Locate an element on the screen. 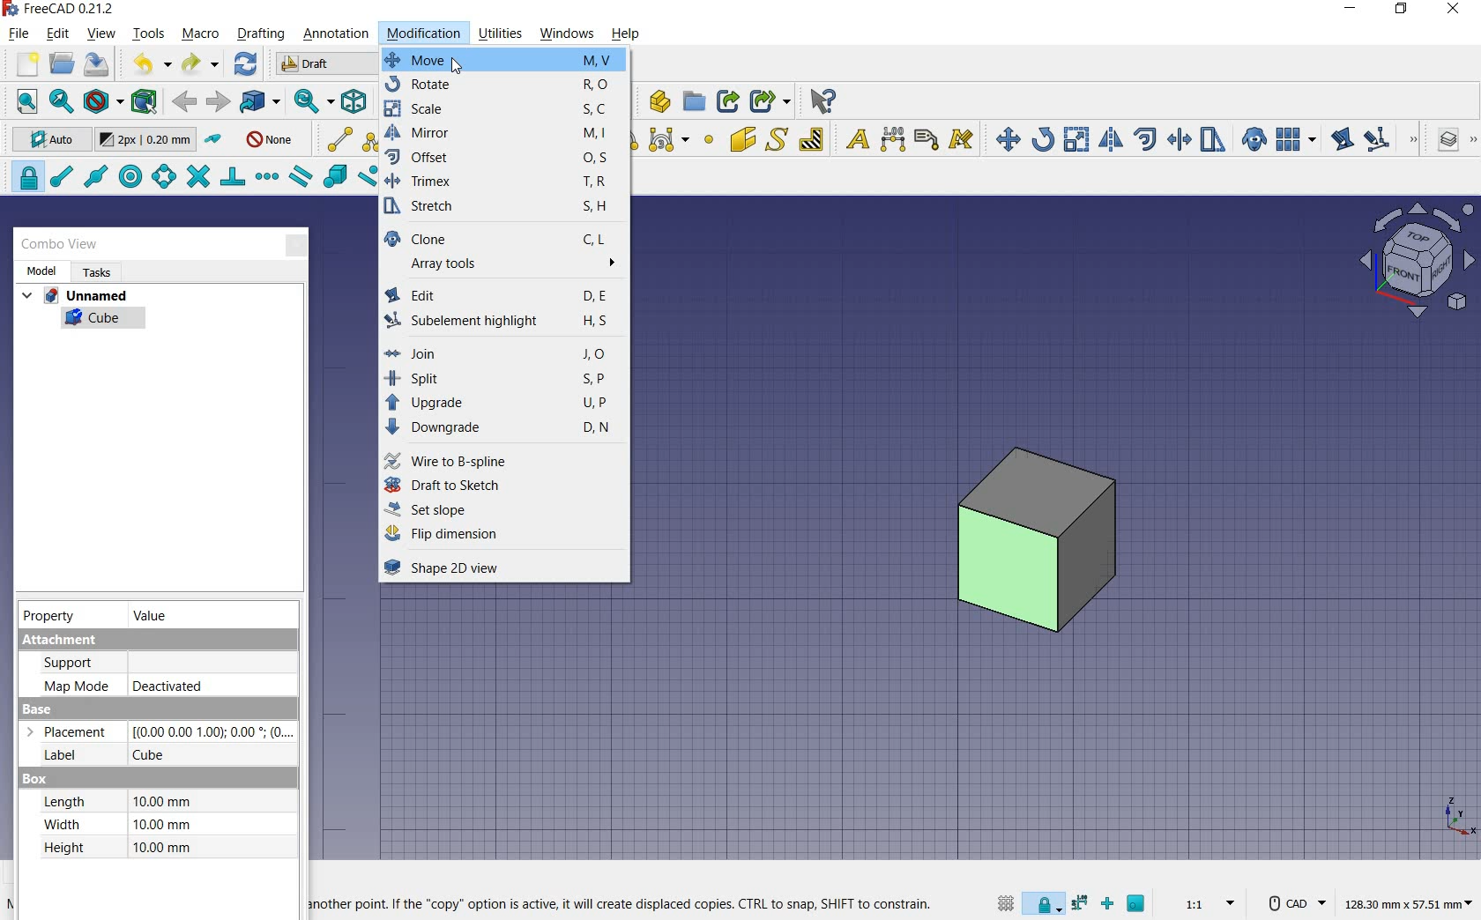 This screenshot has width=1481, height=920. cursor at move option is located at coordinates (458, 65).